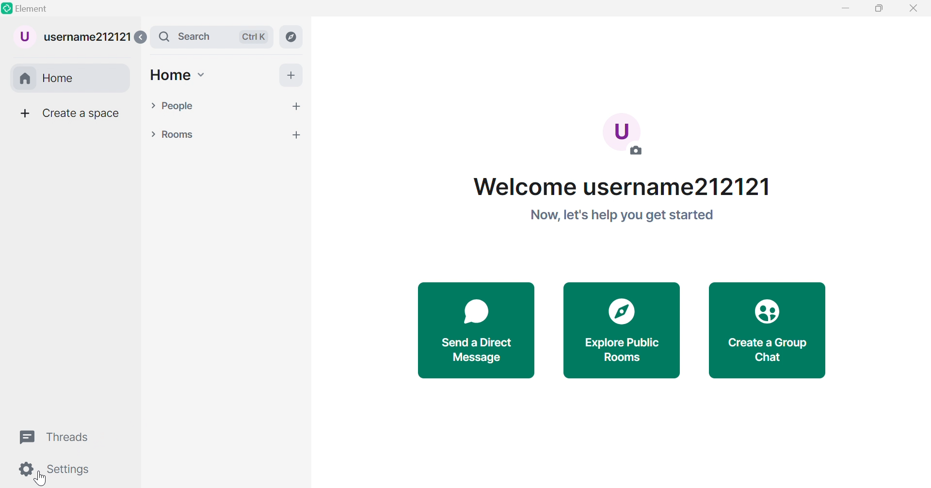  Describe the element at coordinates (296, 134) in the screenshot. I see `more` at that location.